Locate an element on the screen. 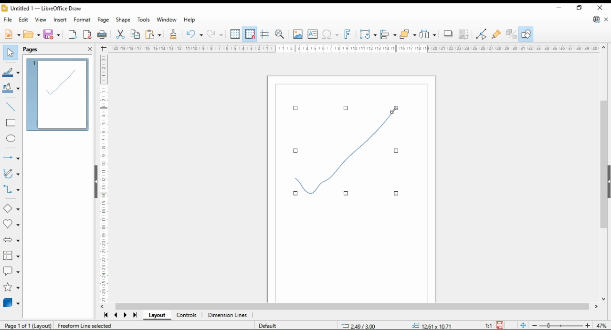 The width and height of the screenshot is (611, 330). paste is located at coordinates (154, 34).